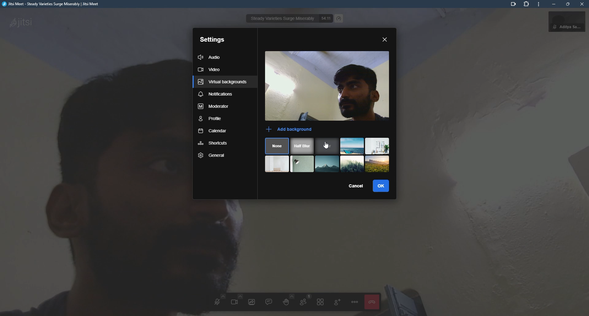 The image size is (589, 316). What do you see at coordinates (355, 302) in the screenshot?
I see `more actions` at bounding box center [355, 302].